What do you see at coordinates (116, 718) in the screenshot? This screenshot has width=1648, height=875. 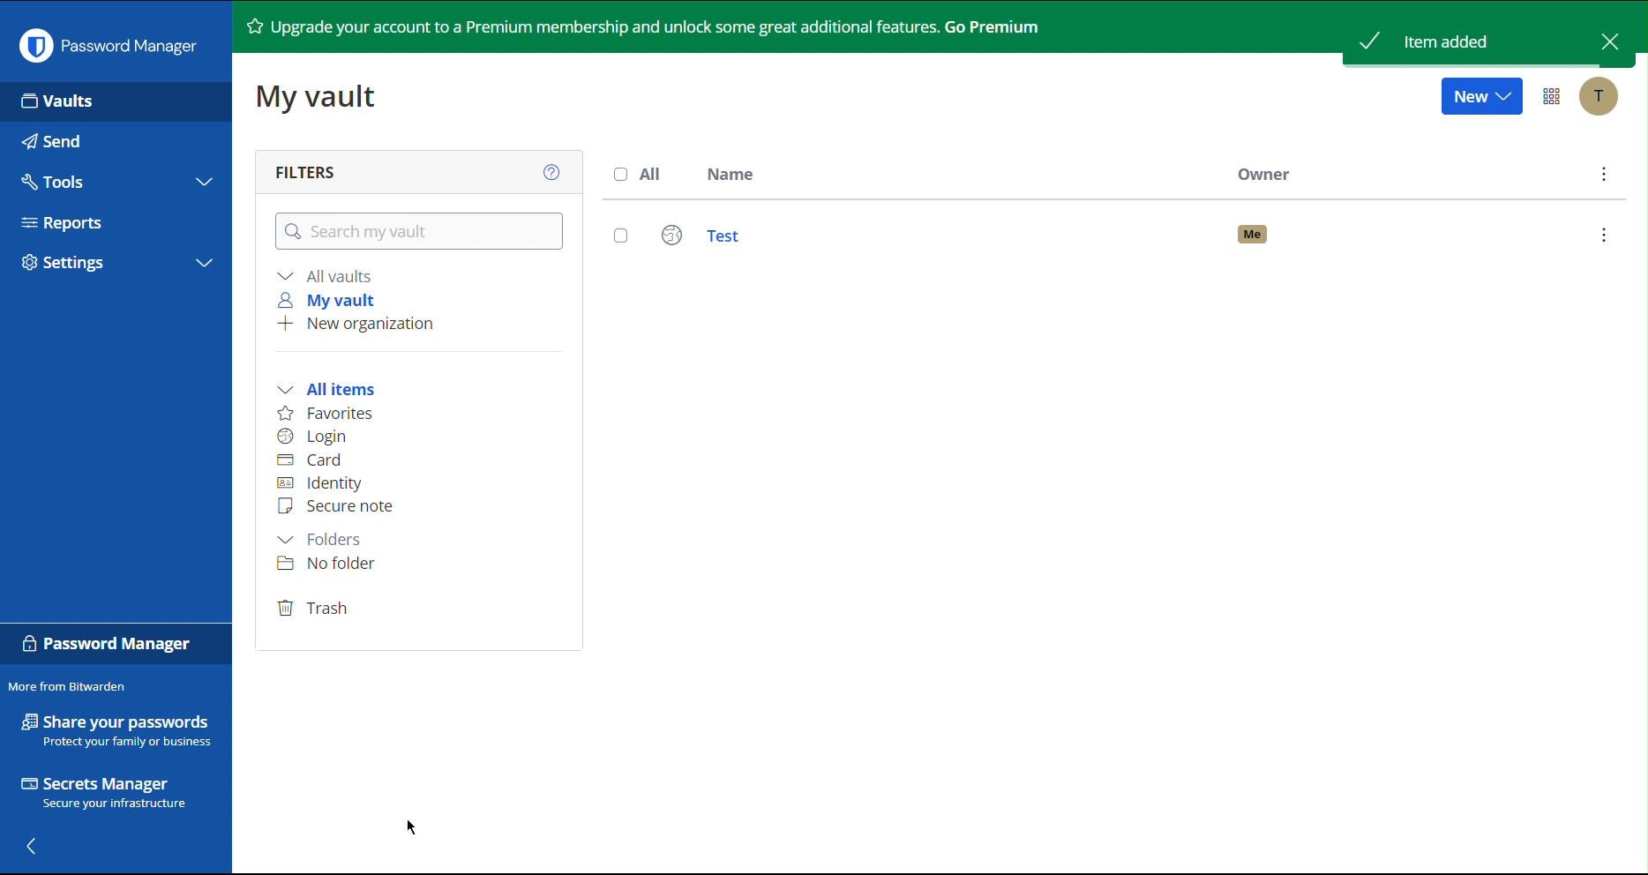 I see `Share your passwords` at bounding box center [116, 718].